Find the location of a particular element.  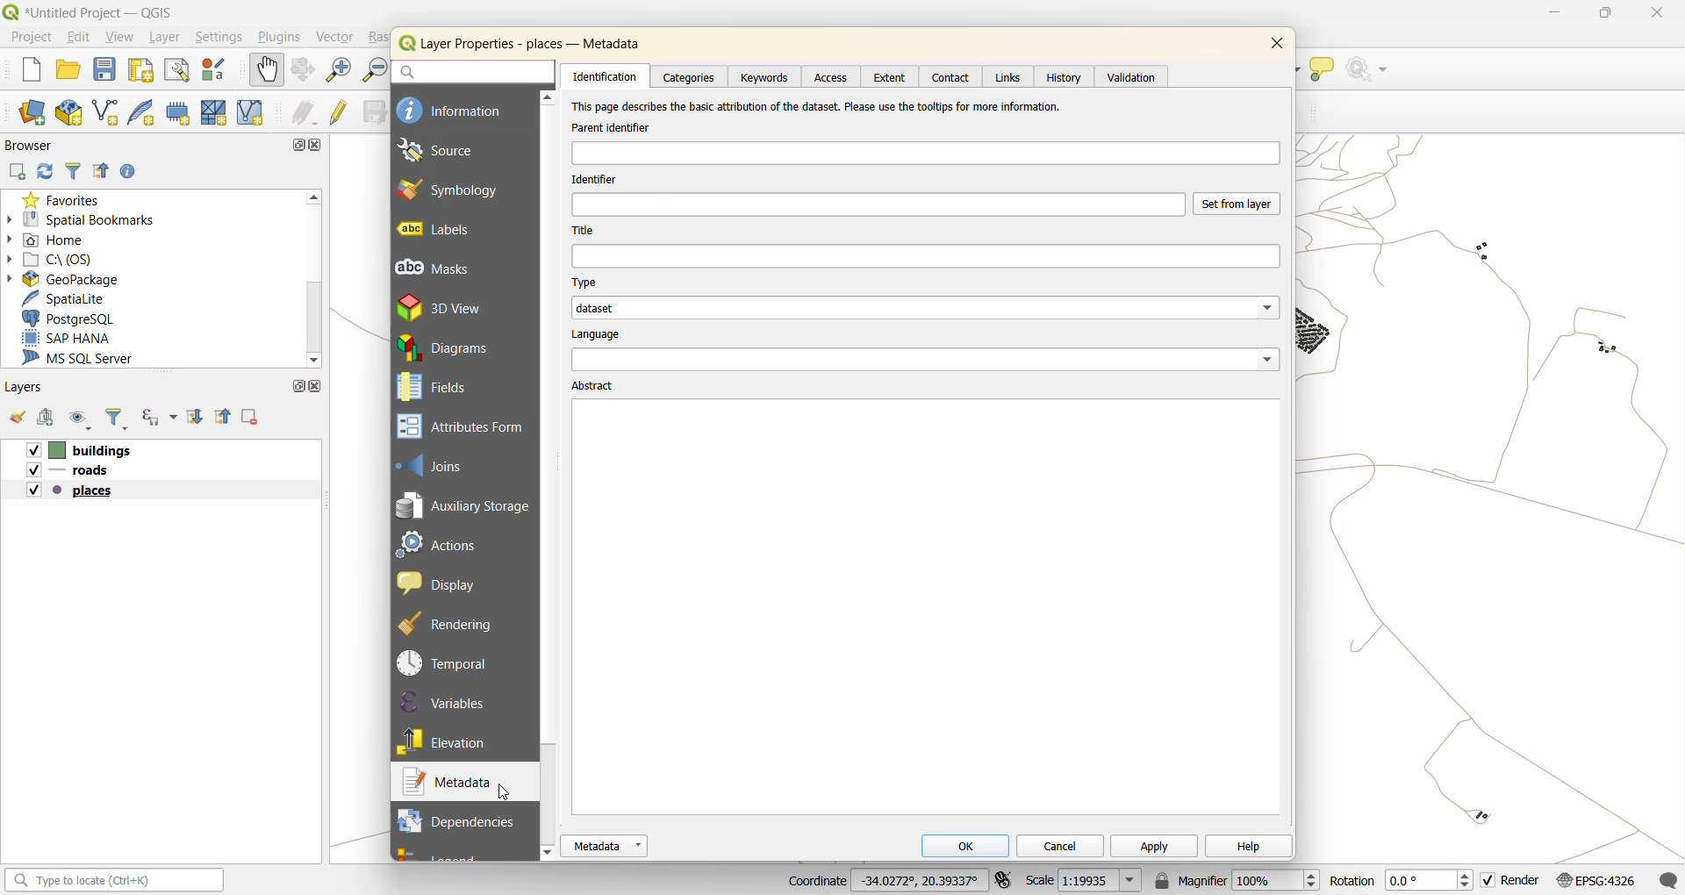

open is located at coordinates (19, 418).